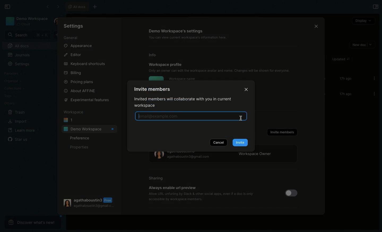 Image resolution: width=382 pixels, height=232 pixels. Describe the element at coordinates (191, 37) in the screenshot. I see `‘You can view current workspace's information here.` at that location.